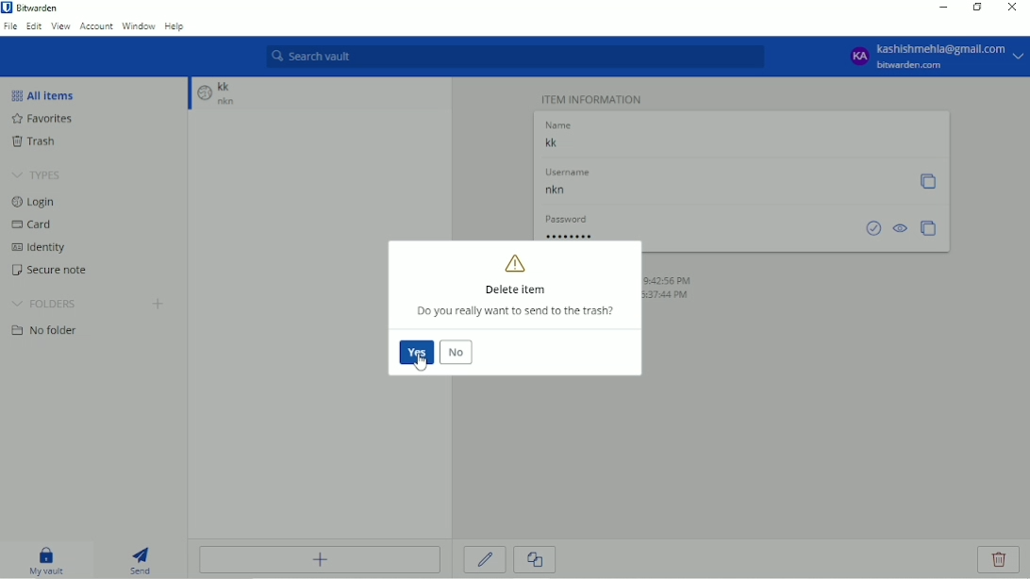 The image size is (1030, 579). I want to click on ITEM INFORMATION, so click(593, 98).